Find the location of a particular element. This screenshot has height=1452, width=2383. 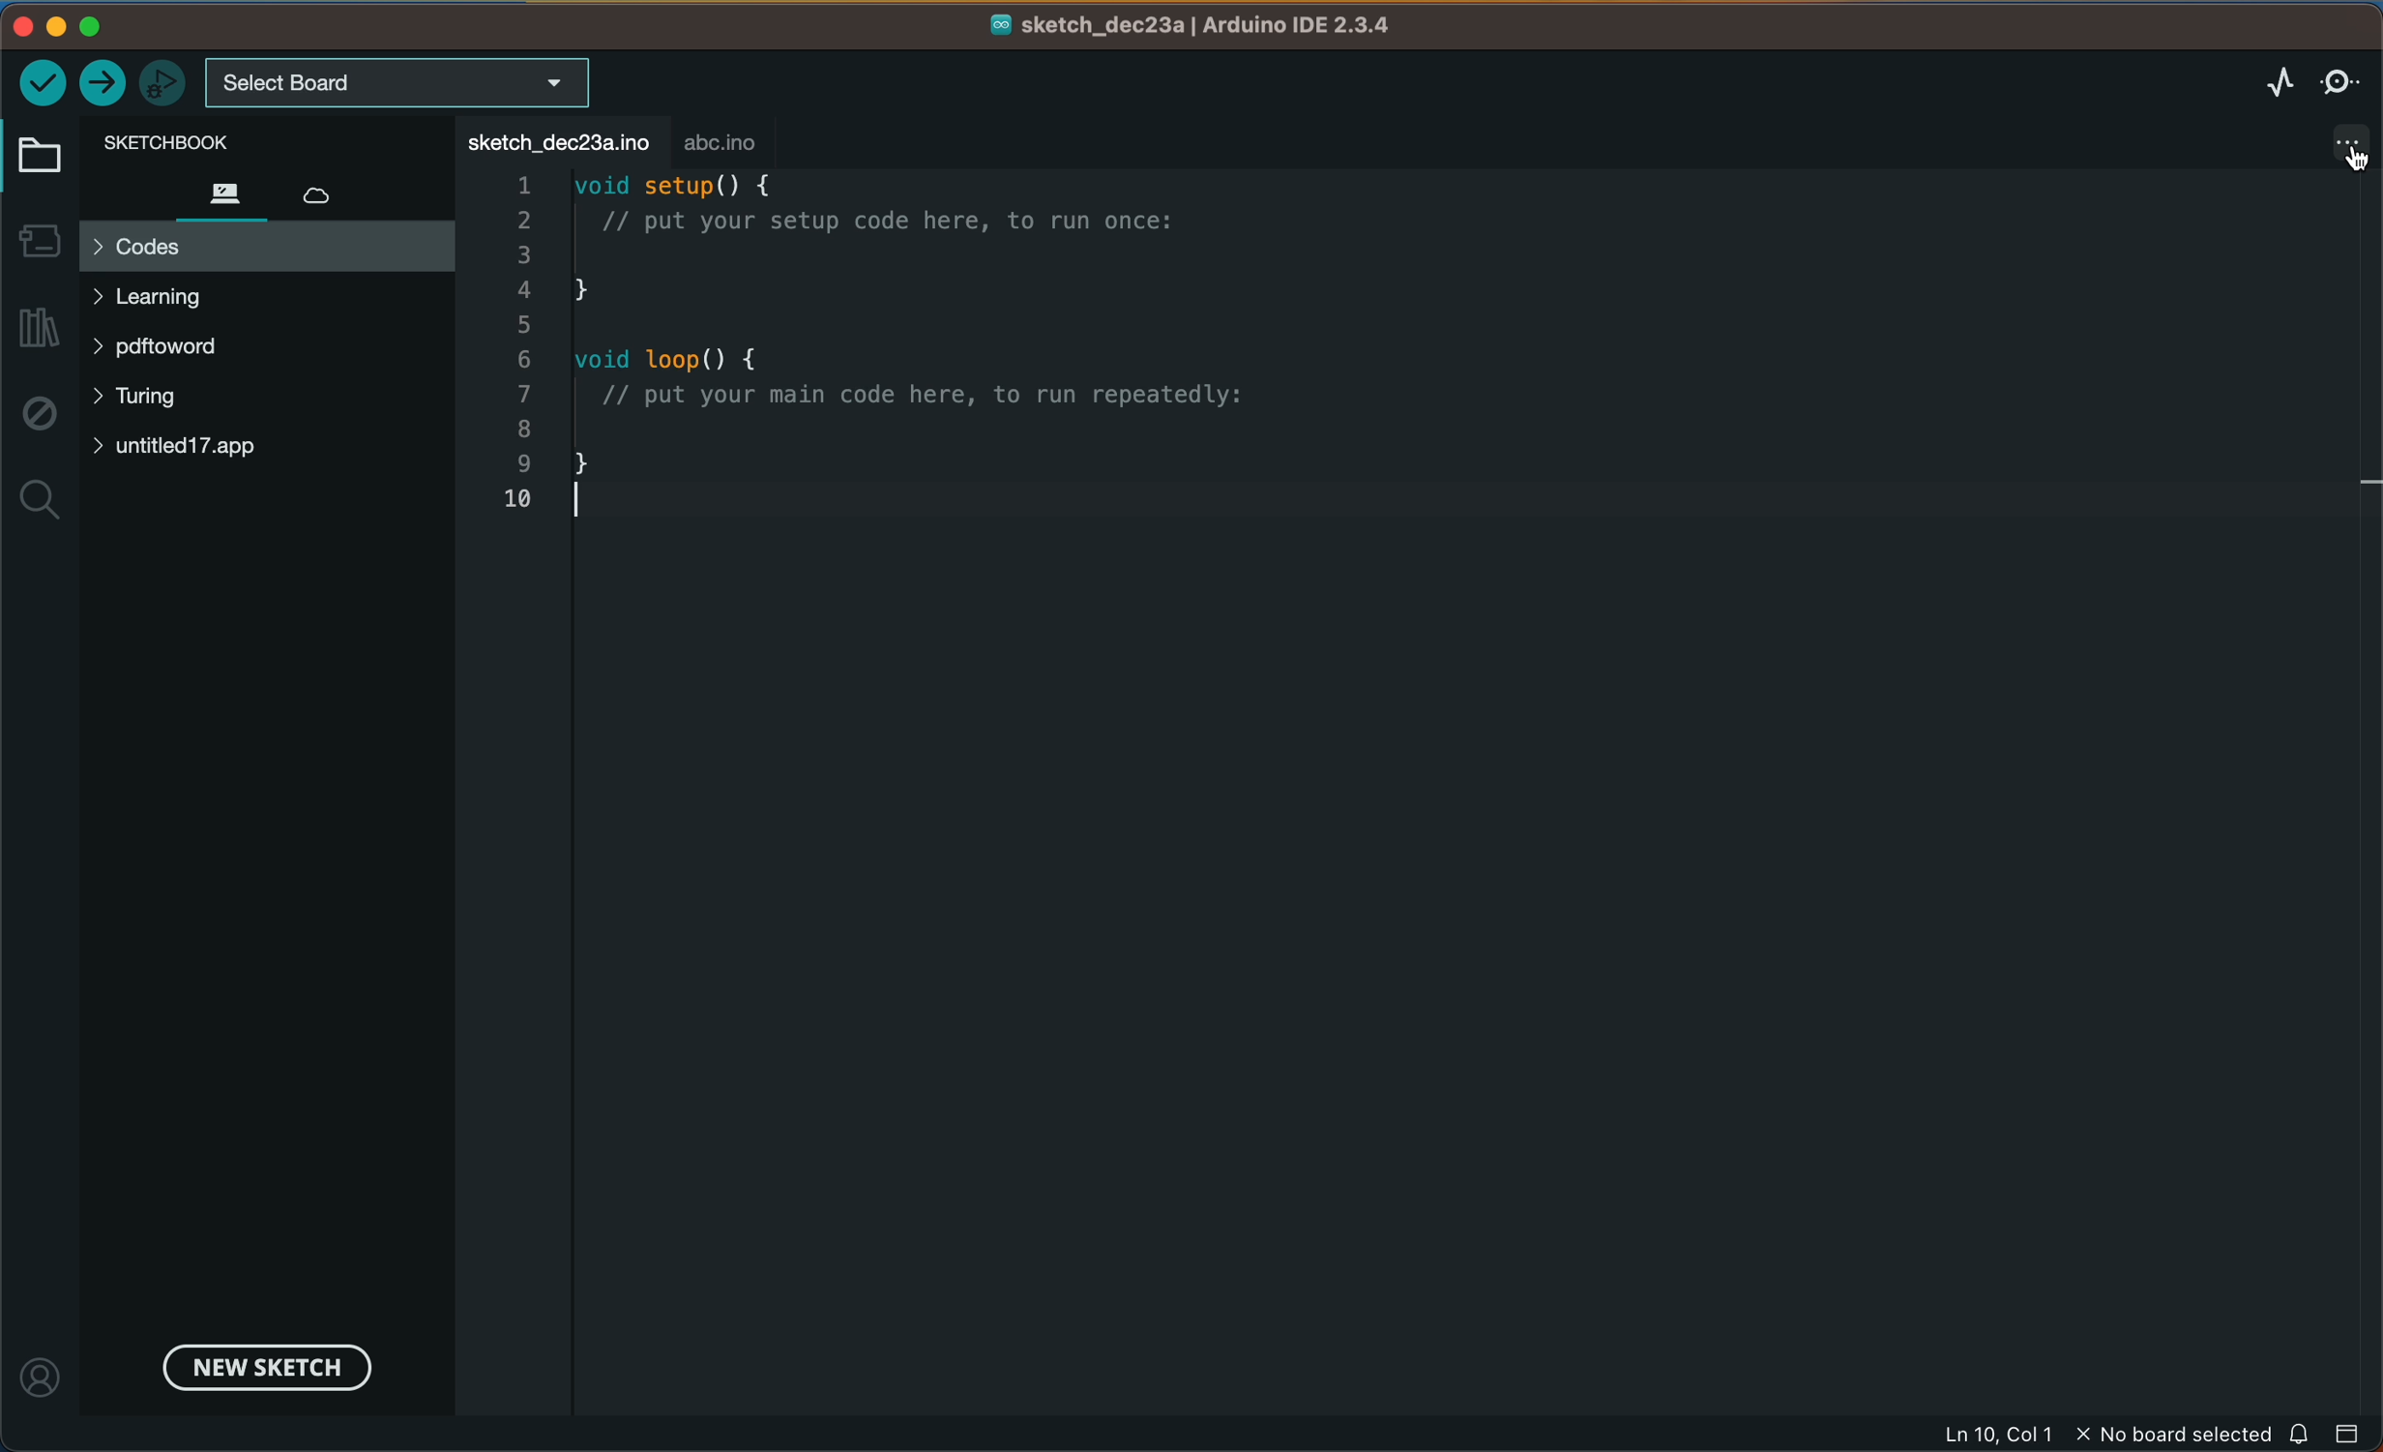

close slide bar is located at coordinates (2352, 1434).